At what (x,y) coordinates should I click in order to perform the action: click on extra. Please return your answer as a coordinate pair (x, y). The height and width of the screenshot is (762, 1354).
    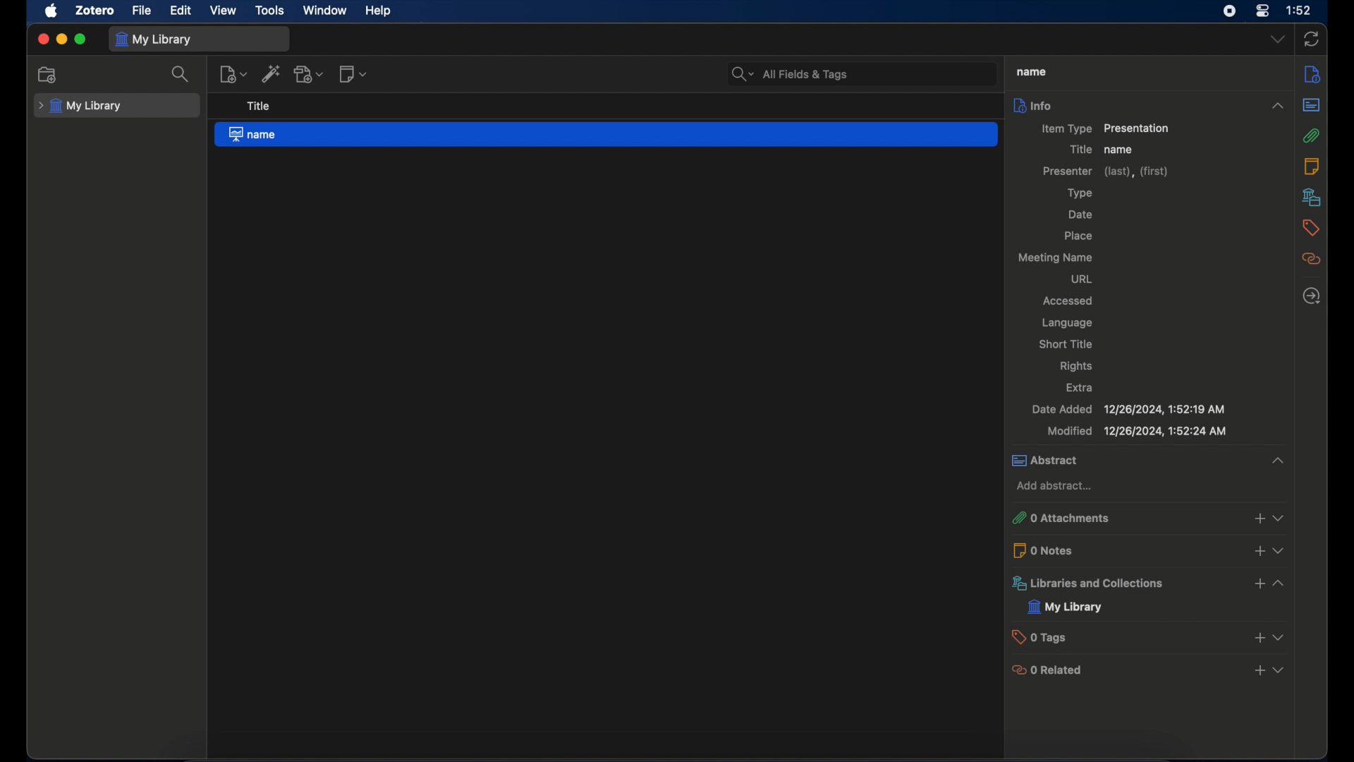
    Looking at the image, I should click on (1080, 387).